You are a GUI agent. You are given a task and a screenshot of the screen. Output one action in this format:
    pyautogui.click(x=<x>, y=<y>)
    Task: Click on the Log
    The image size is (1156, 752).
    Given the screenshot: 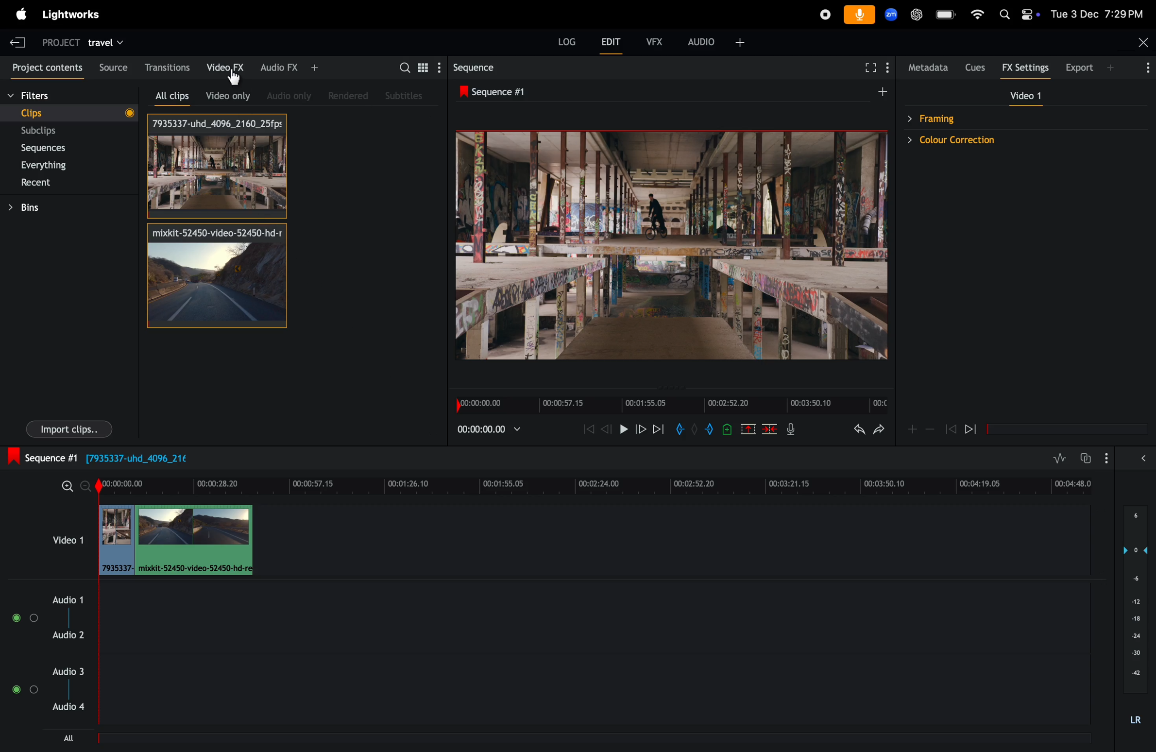 What is the action you would take?
    pyautogui.click(x=561, y=40)
    